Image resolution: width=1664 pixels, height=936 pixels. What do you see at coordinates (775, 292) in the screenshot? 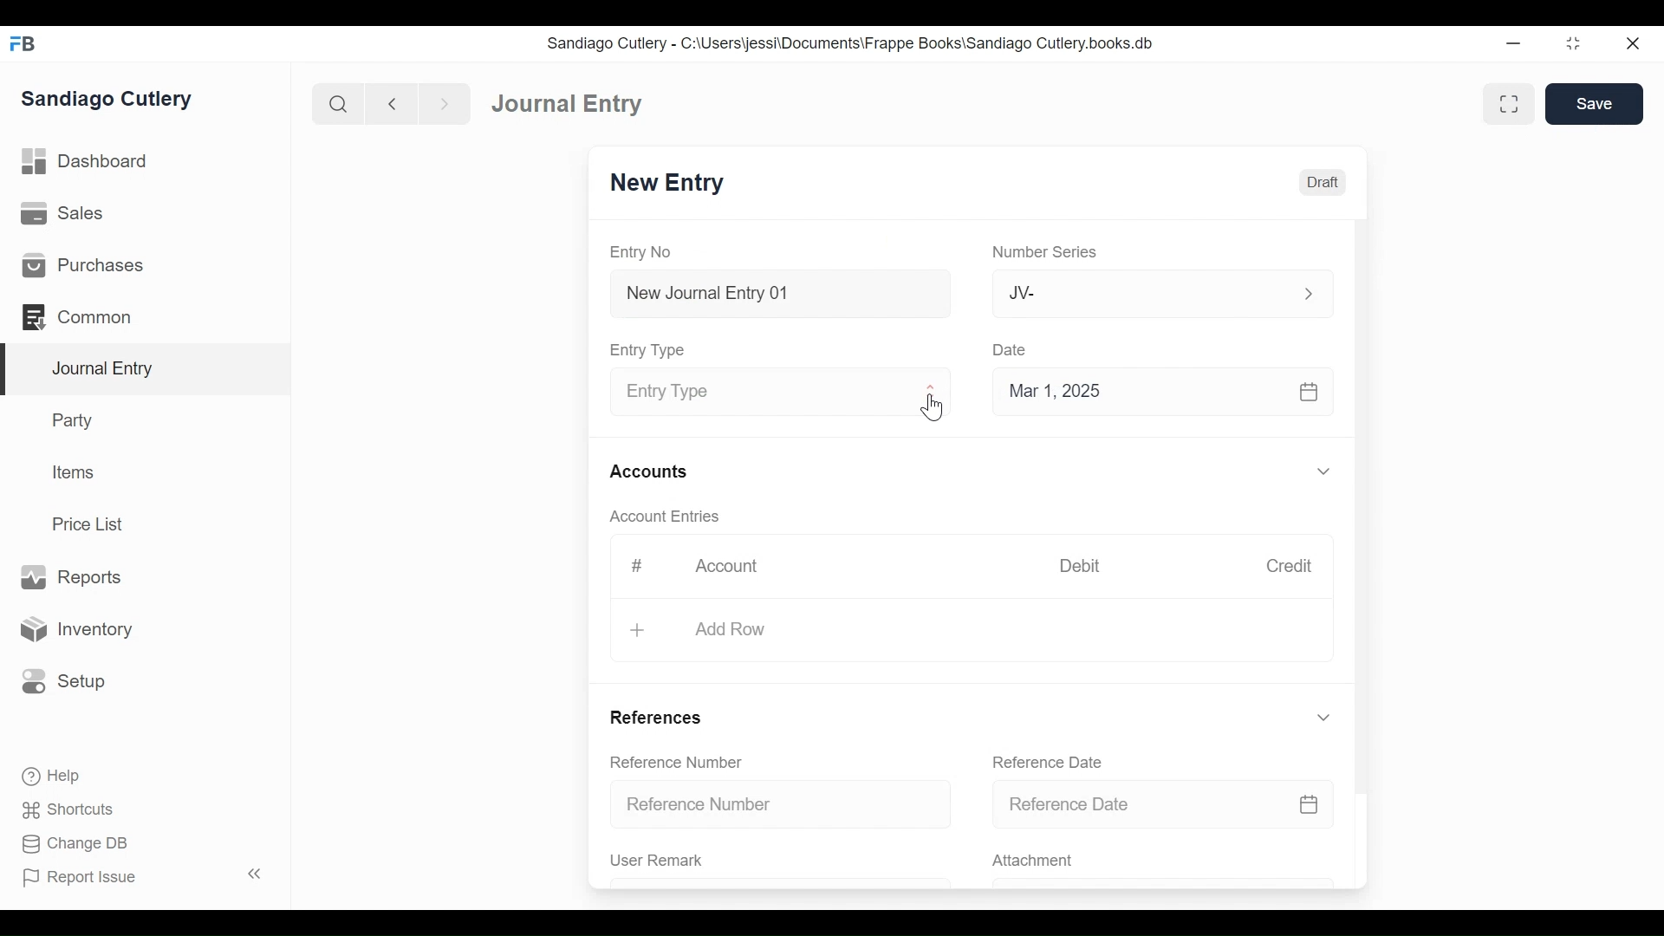
I see `New Journal Entry 01` at bounding box center [775, 292].